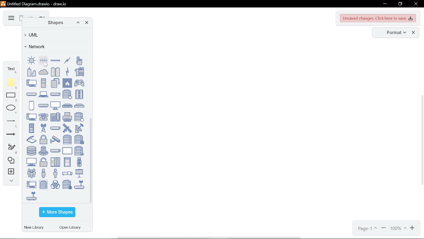 The image size is (424, 239). I want to click on desktop PC, so click(43, 83).